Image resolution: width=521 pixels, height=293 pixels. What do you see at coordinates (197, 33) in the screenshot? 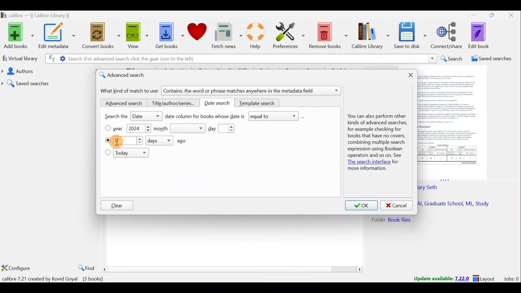
I see `Donate` at bounding box center [197, 33].